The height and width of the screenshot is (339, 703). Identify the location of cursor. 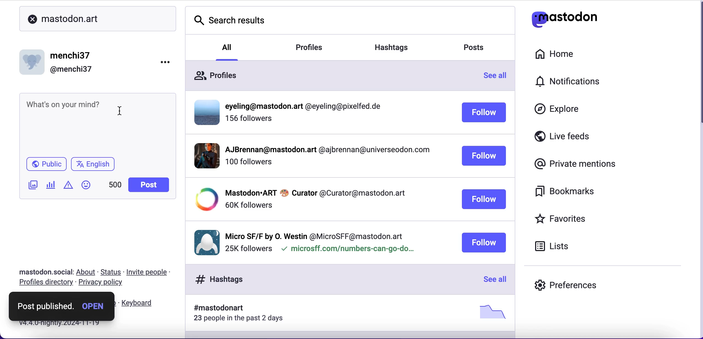
(122, 112).